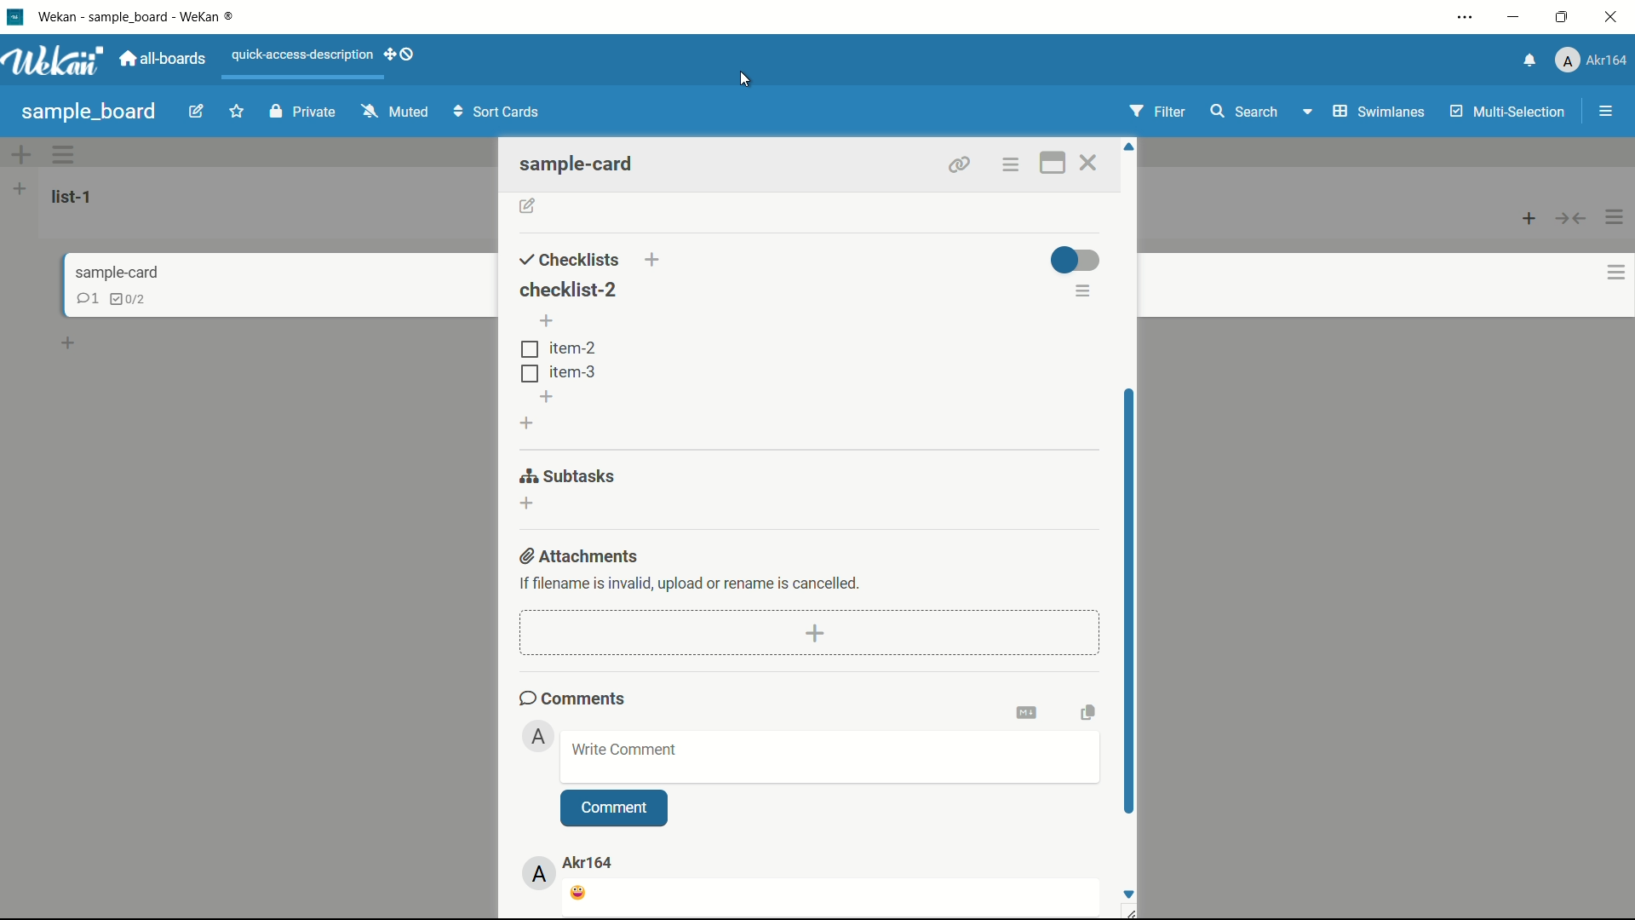 The width and height of the screenshot is (1635, 920). I want to click on app icon, so click(14, 18).